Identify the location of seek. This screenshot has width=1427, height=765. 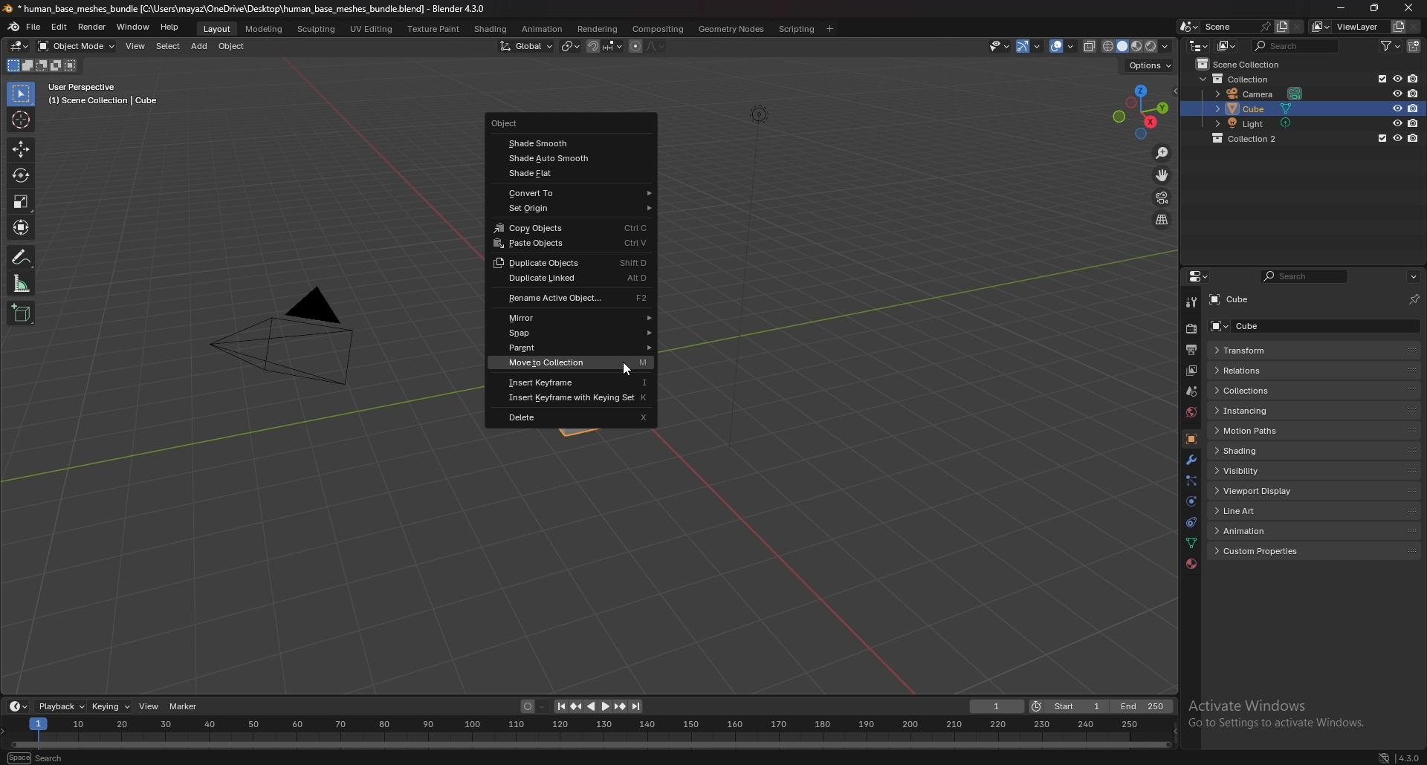
(589, 733).